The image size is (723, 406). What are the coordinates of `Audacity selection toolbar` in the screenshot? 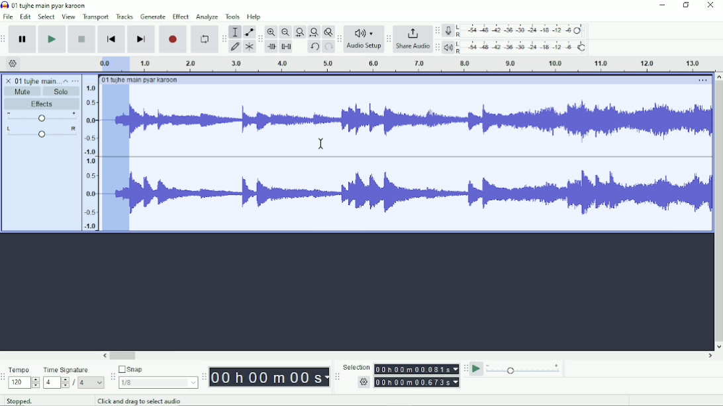 It's located at (336, 377).